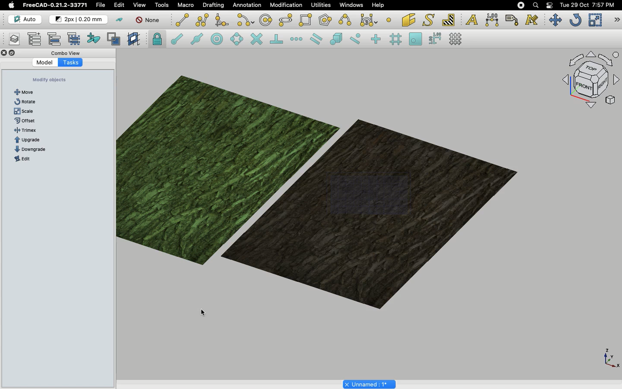  Describe the element at coordinates (182, 20) in the screenshot. I see `Line` at that location.